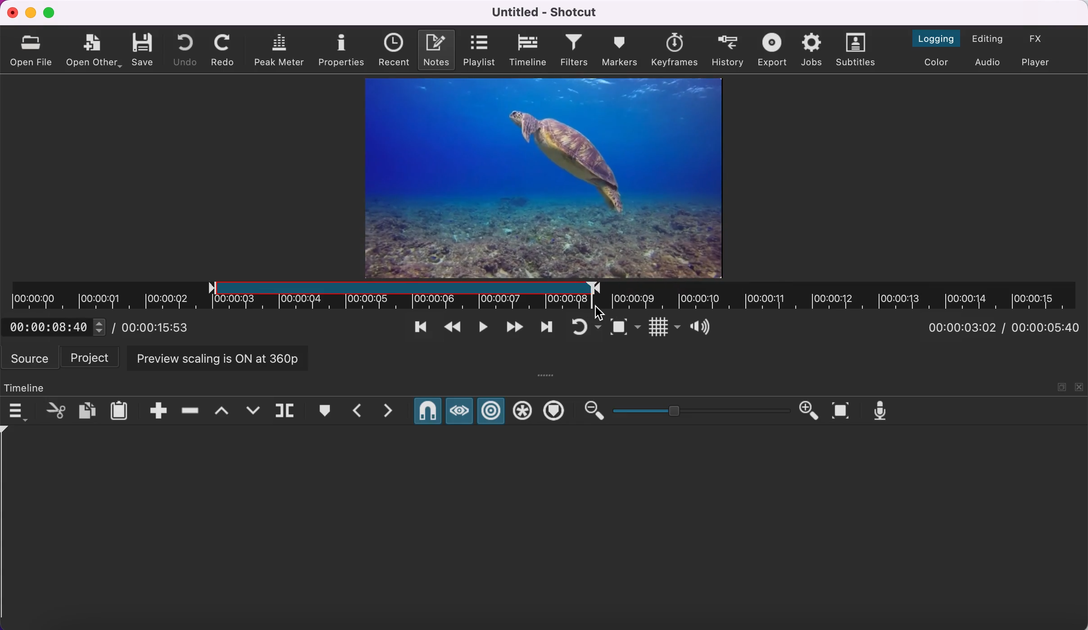  What do you see at coordinates (420, 325) in the screenshot?
I see `skip to previous point` at bounding box center [420, 325].